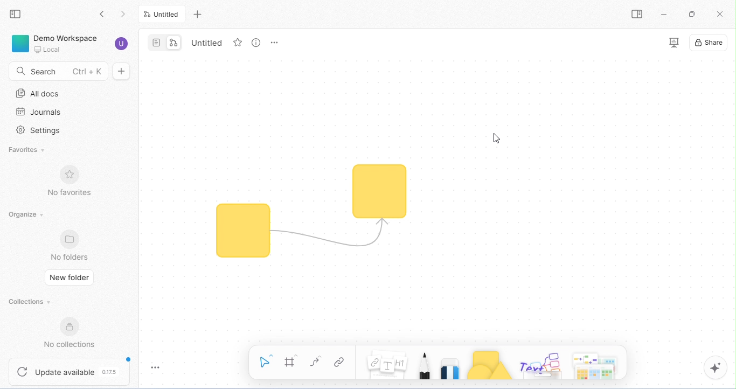  Describe the element at coordinates (716, 367) in the screenshot. I see `AI assistant` at that location.